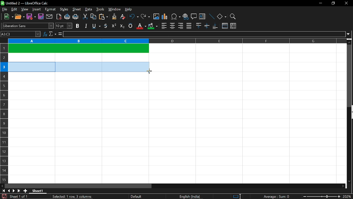 The image size is (353, 199). What do you see at coordinates (333, 3) in the screenshot?
I see `restore down` at bounding box center [333, 3].